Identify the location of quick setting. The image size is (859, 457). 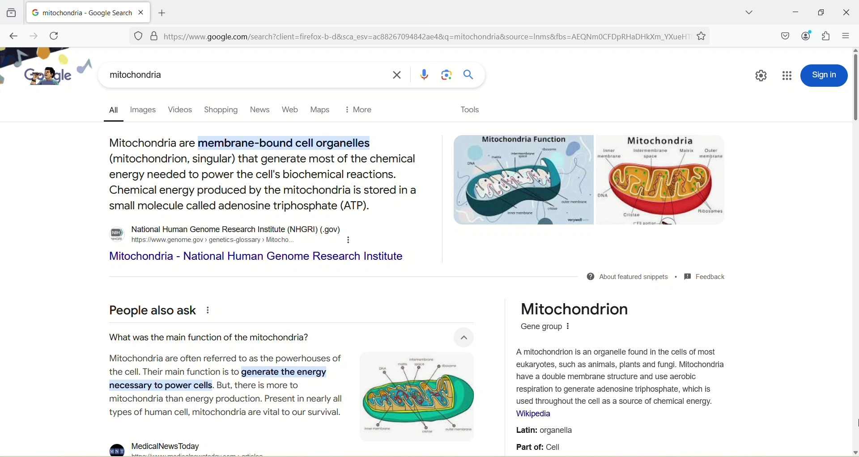
(761, 76).